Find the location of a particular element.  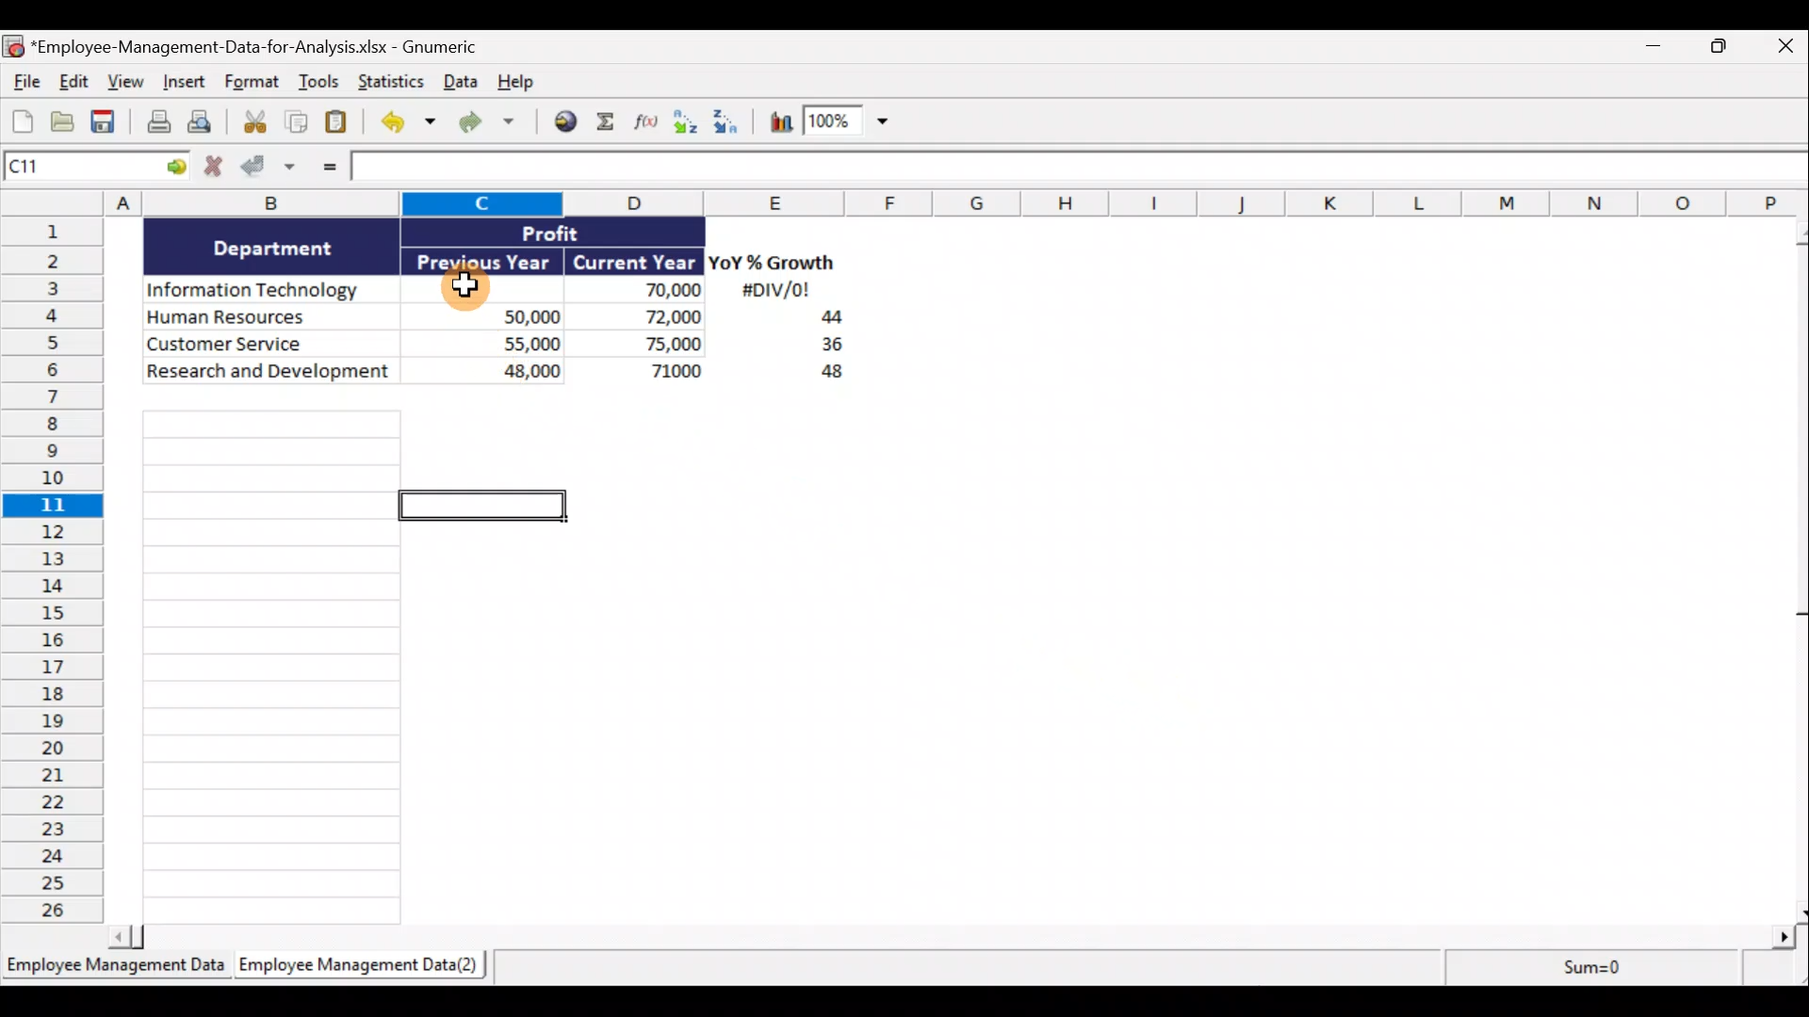

71,000 is located at coordinates (649, 373).